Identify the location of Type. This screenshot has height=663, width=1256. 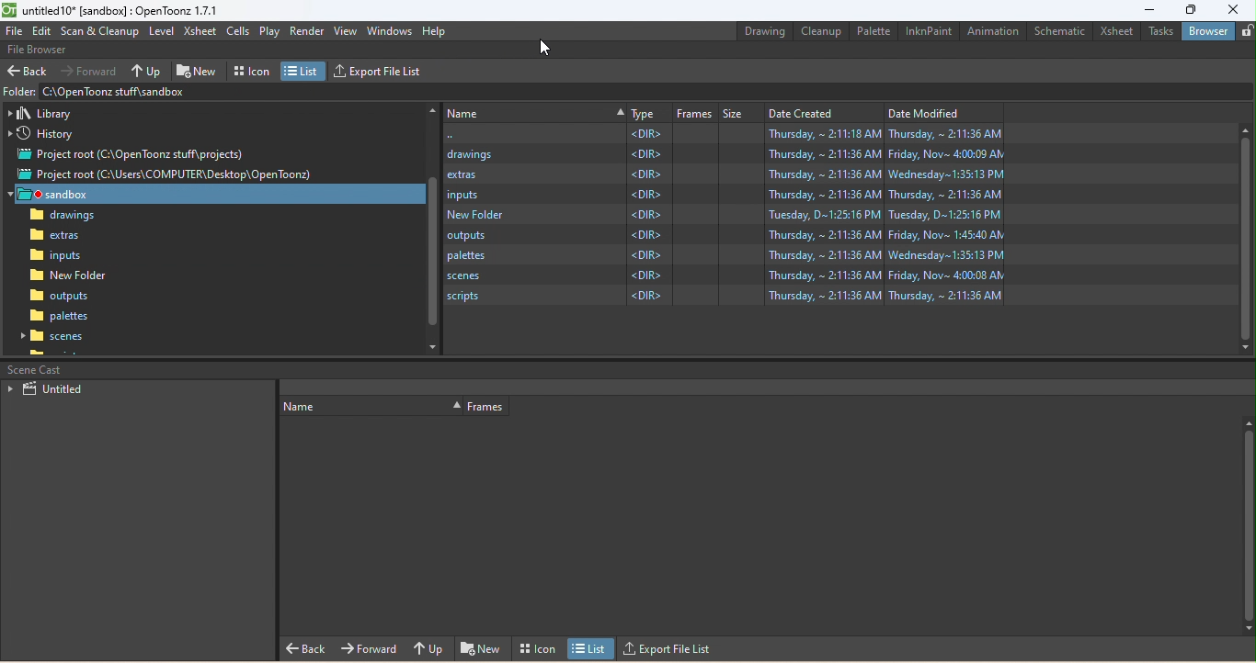
(650, 115).